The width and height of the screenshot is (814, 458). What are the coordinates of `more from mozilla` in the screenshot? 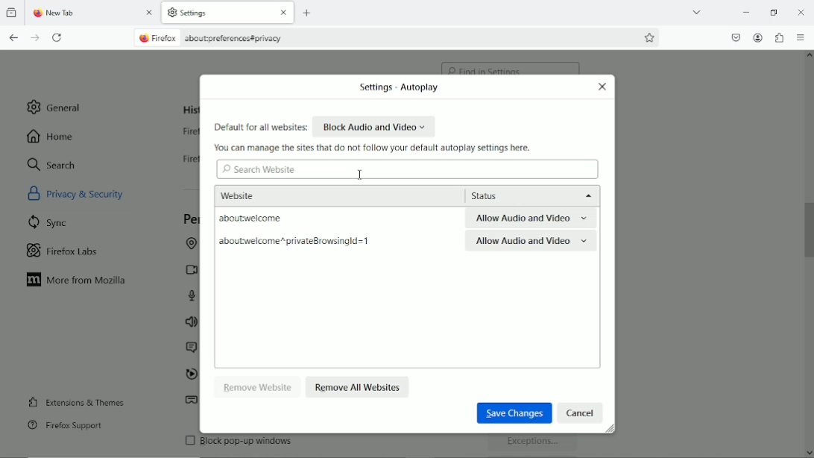 It's located at (78, 280).